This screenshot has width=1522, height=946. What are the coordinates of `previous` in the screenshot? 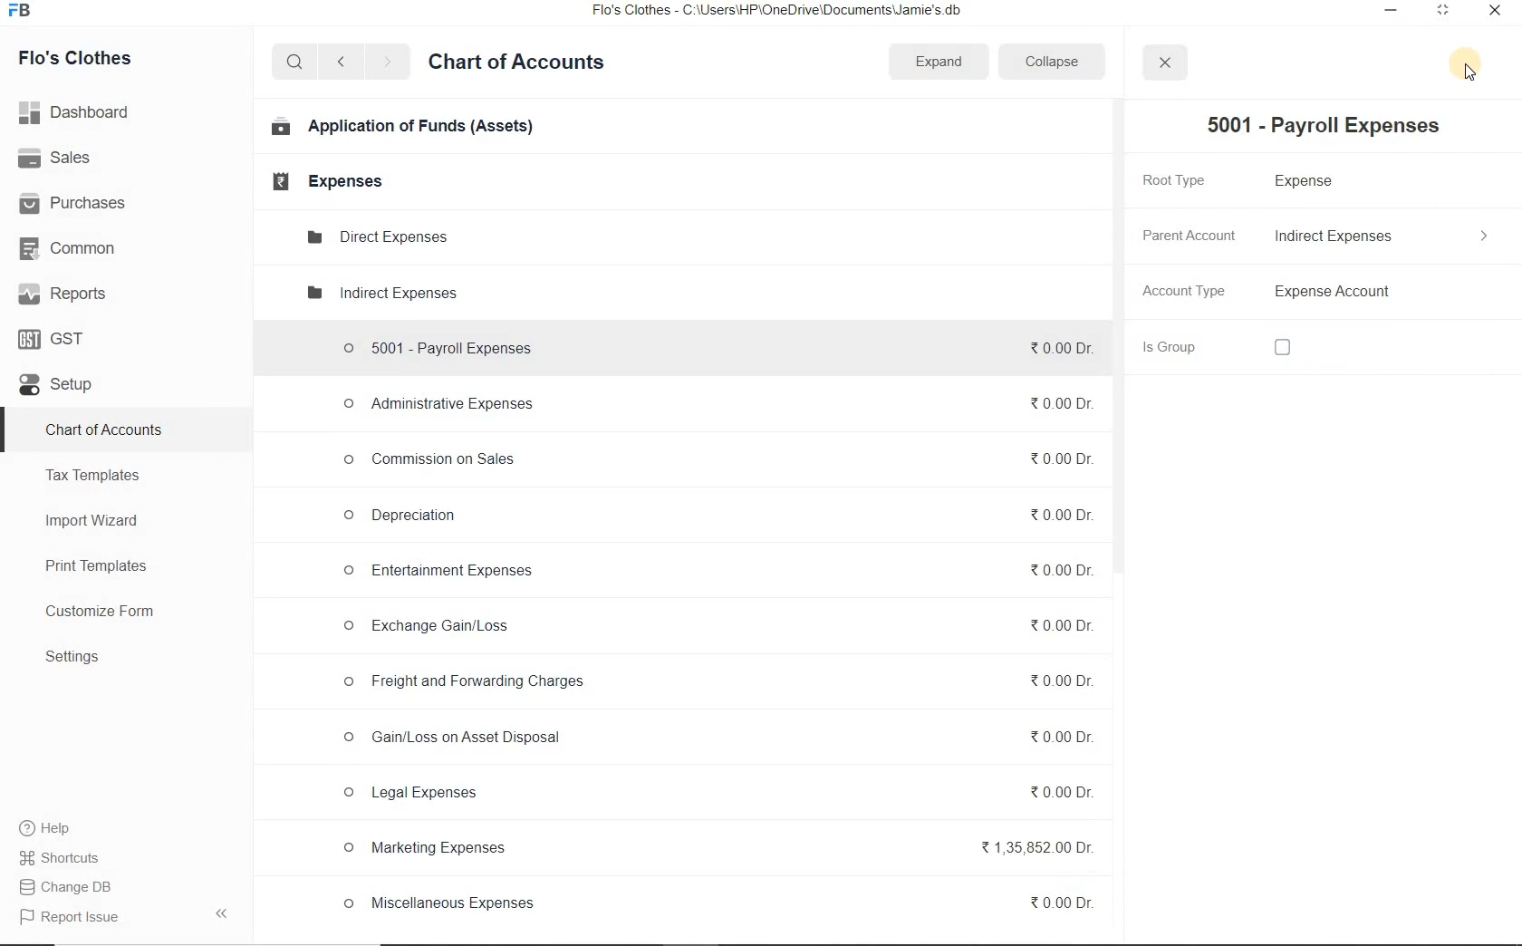 It's located at (340, 63).